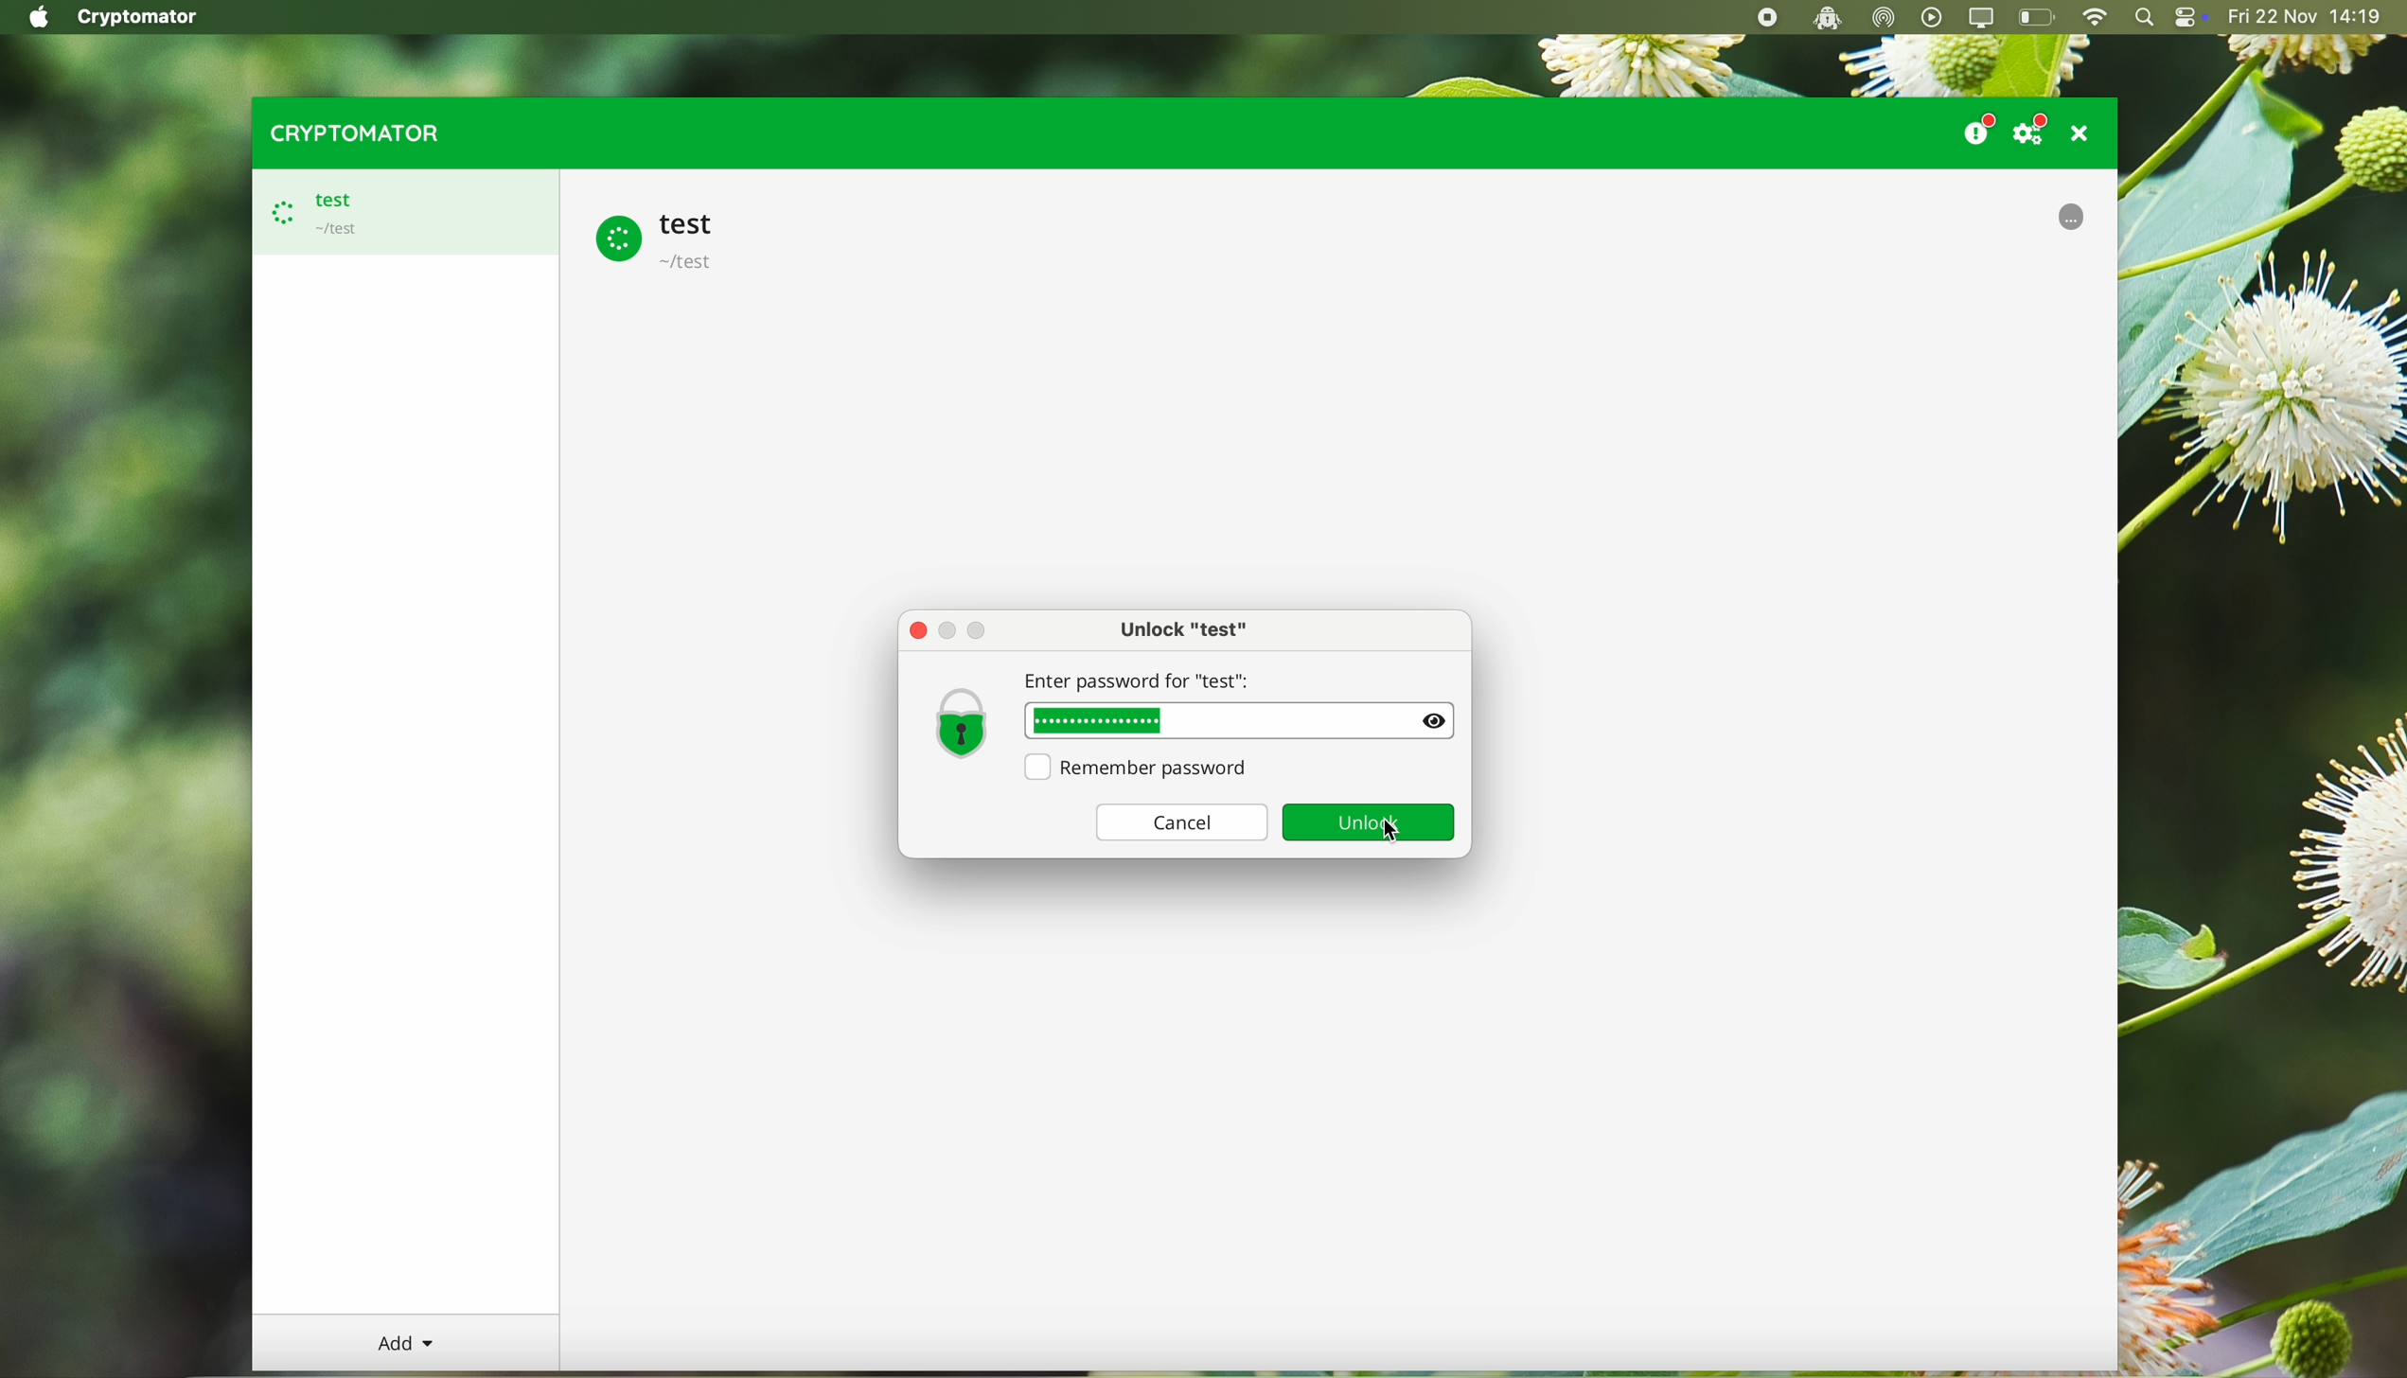 The height and width of the screenshot is (1378, 2407). What do you see at coordinates (1101, 721) in the screenshot?
I see `password` at bounding box center [1101, 721].